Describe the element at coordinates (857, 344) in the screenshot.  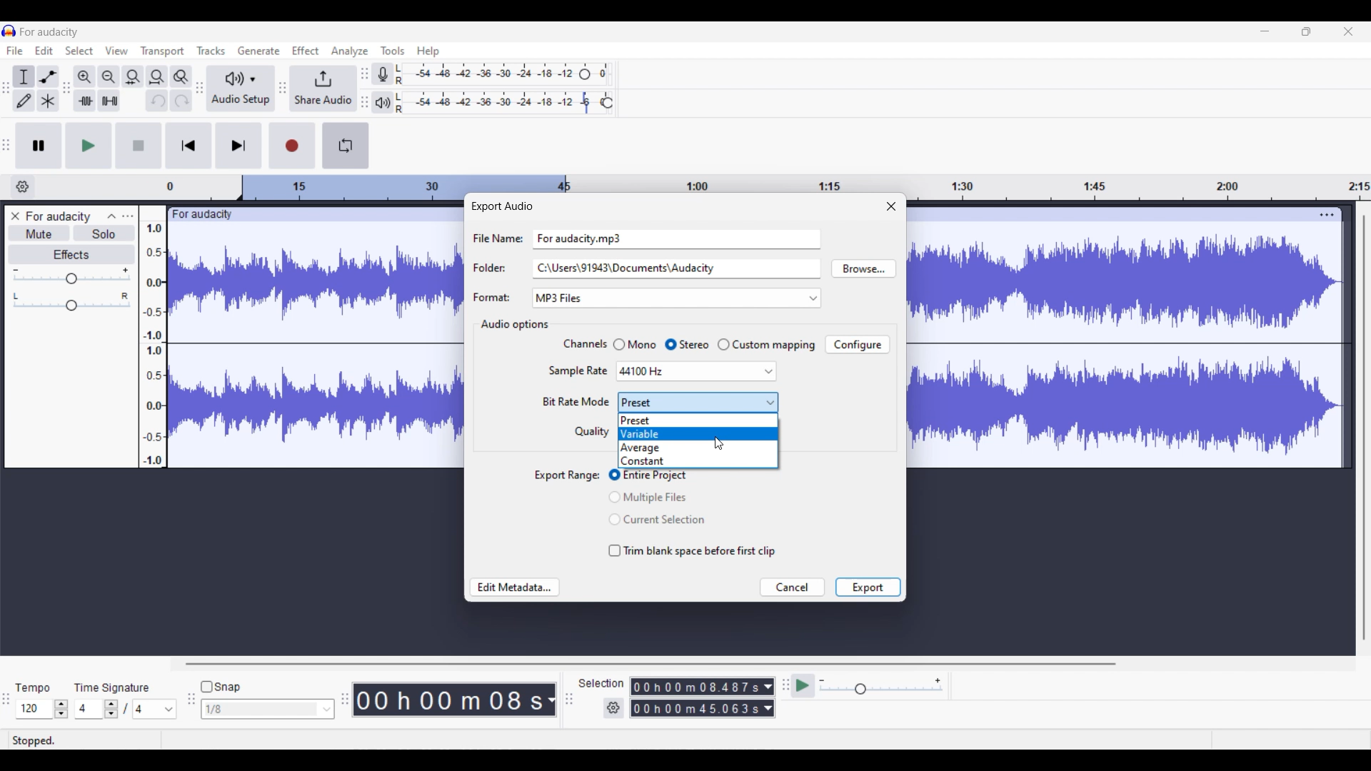
I see `Configure` at that location.